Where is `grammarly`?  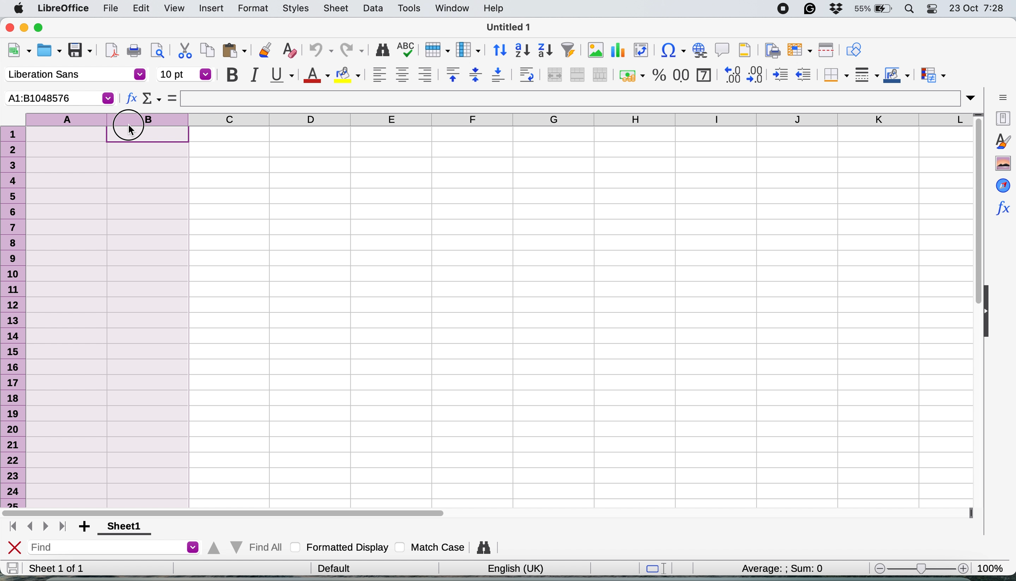
grammarly is located at coordinates (809, 9).